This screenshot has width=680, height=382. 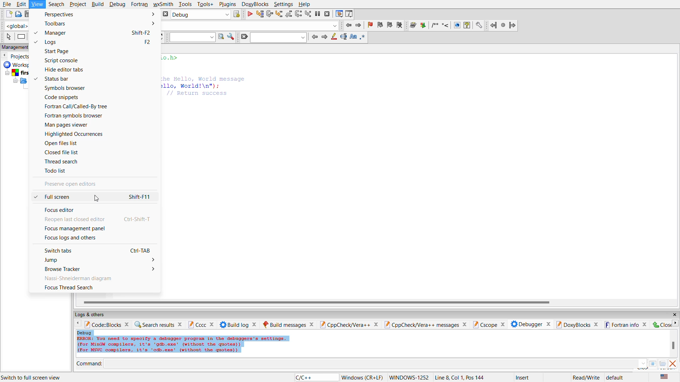 What do you see at coordinates (318, 15) in the screenshot?
I see `break debugger` at bounding box center [318, 15].